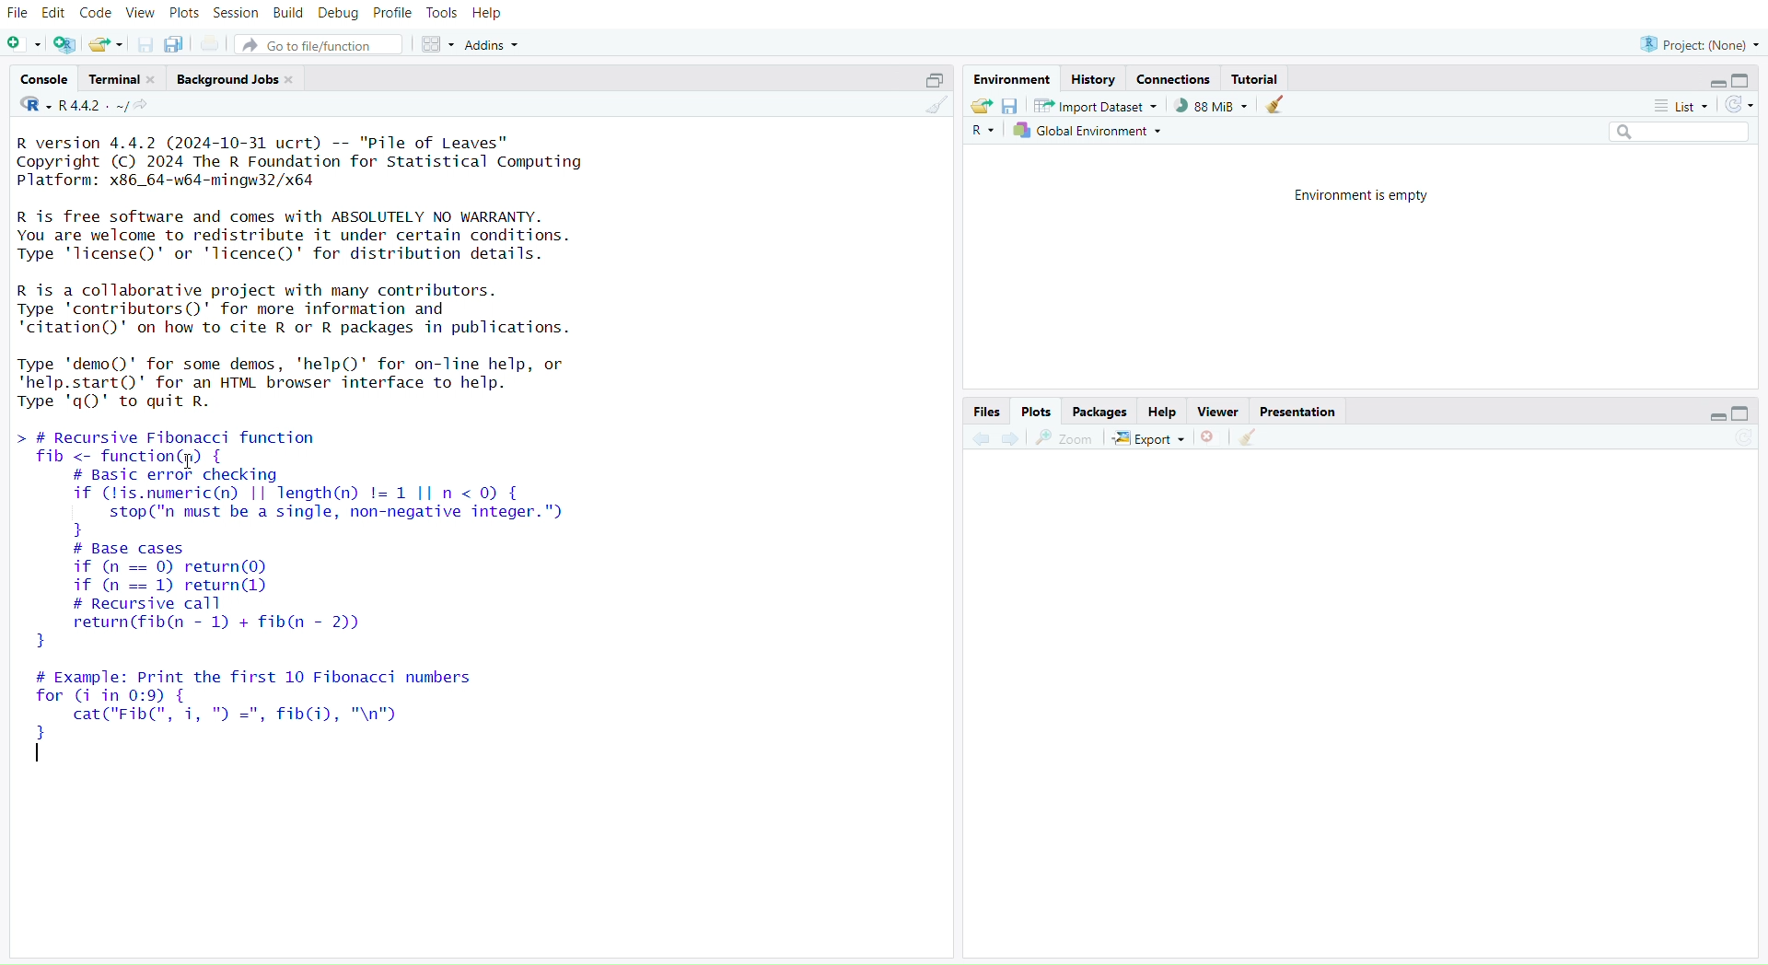  I want to click on addins, so click(496, 45).